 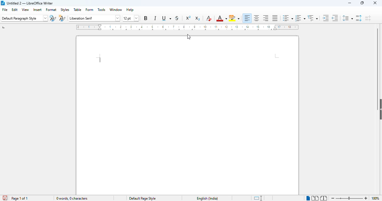 What do you see at coordinates (5, 9) in the screenshot?
I see `file` at bounding box center [5, 9].